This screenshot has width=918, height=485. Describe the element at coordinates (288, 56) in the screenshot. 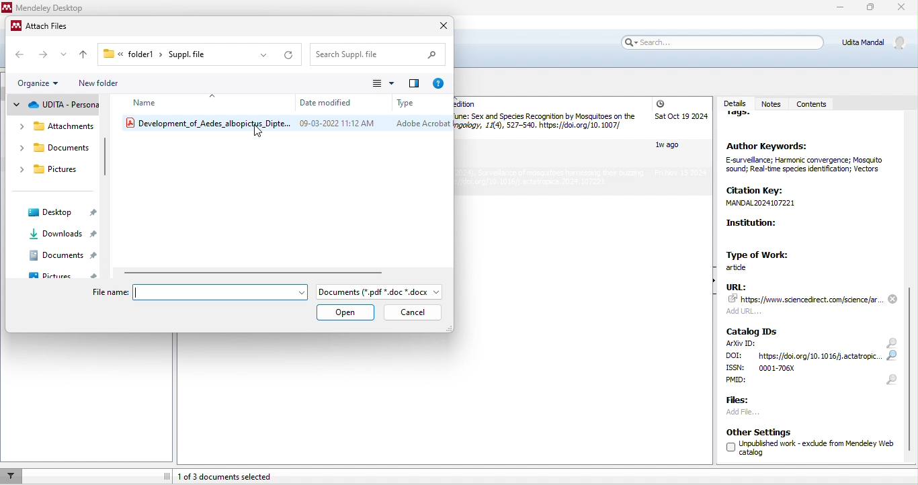

I see `refresh` at that location.